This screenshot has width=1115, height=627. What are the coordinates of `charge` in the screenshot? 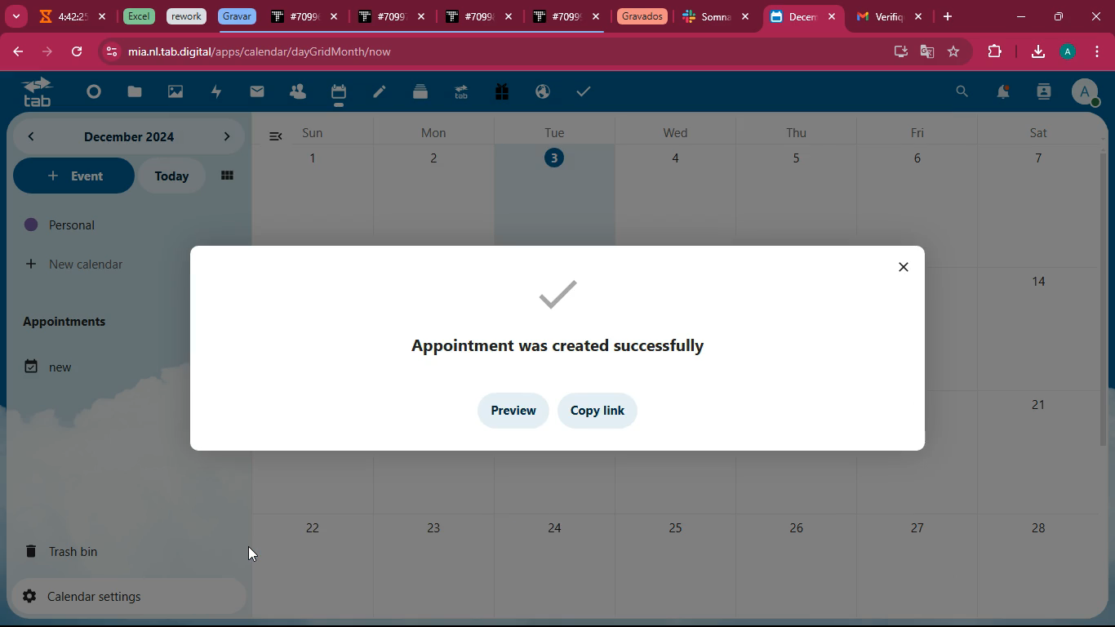 It's located at (215, 93).